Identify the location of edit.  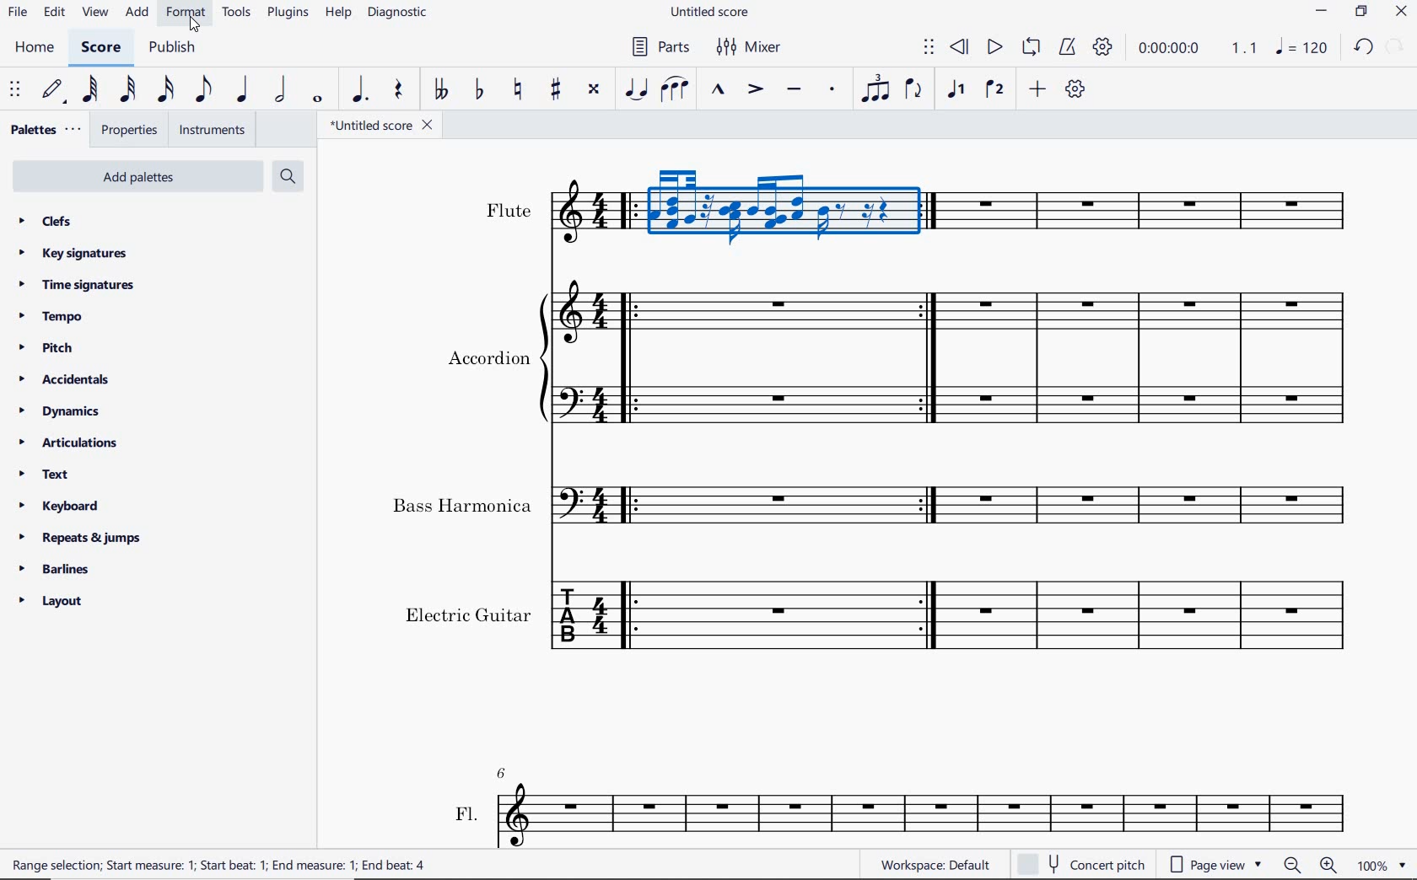
(53, 12).